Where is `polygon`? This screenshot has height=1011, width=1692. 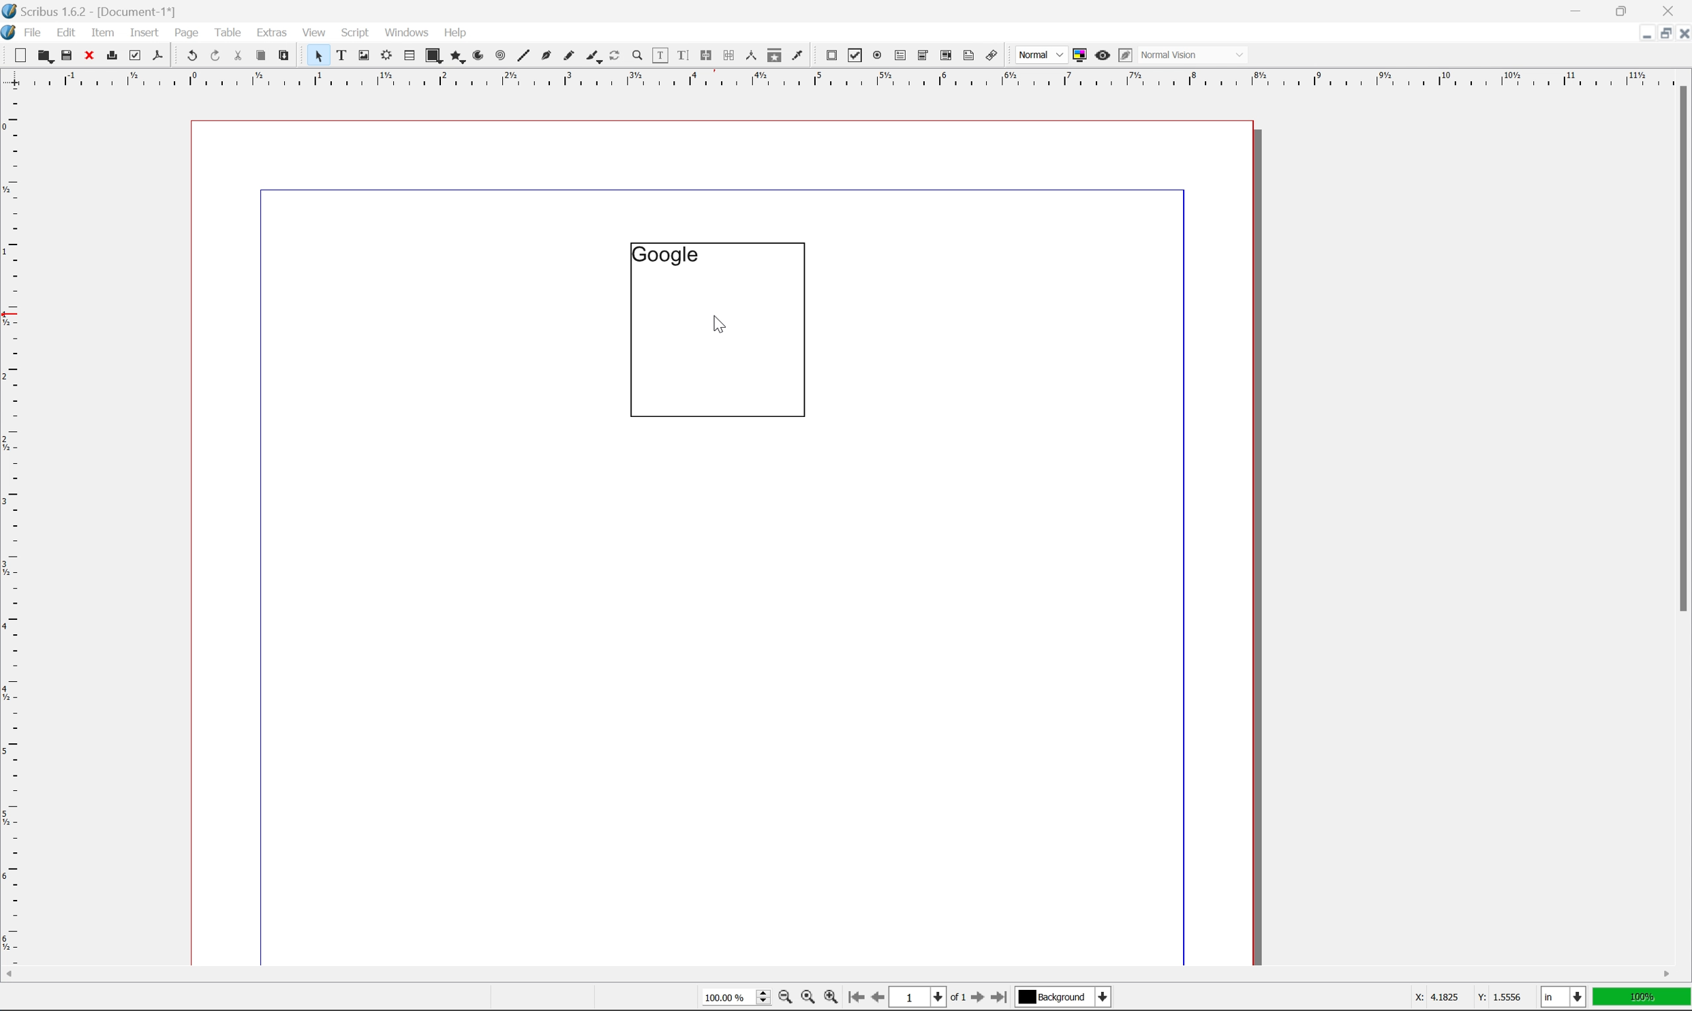
polygon is located at coordinates (458, 57).